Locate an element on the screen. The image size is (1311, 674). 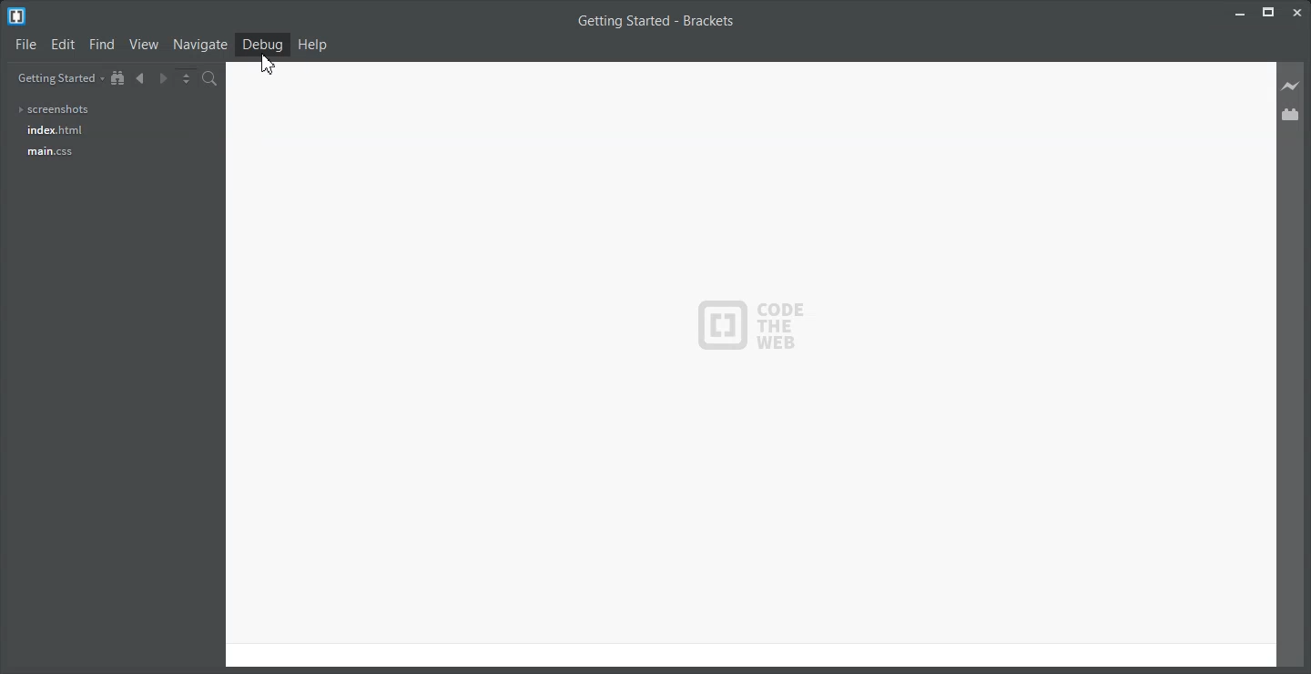
File is located at coordinates (25, 46).